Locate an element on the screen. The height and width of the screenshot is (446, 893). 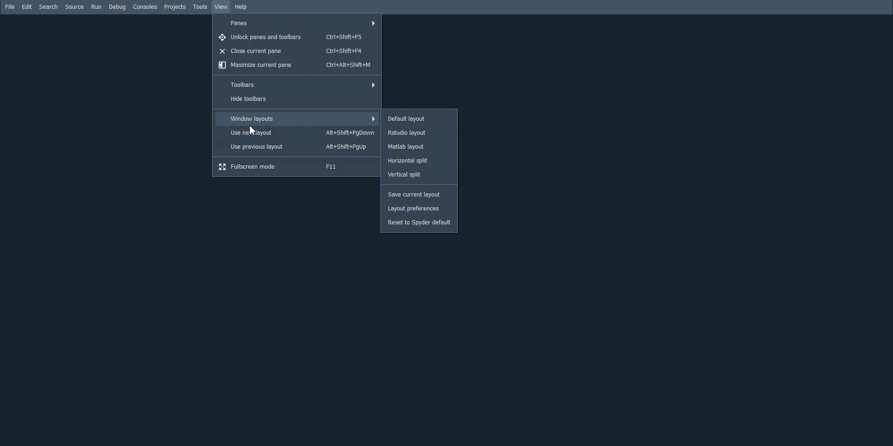
View is located at coordinates (220, 7).